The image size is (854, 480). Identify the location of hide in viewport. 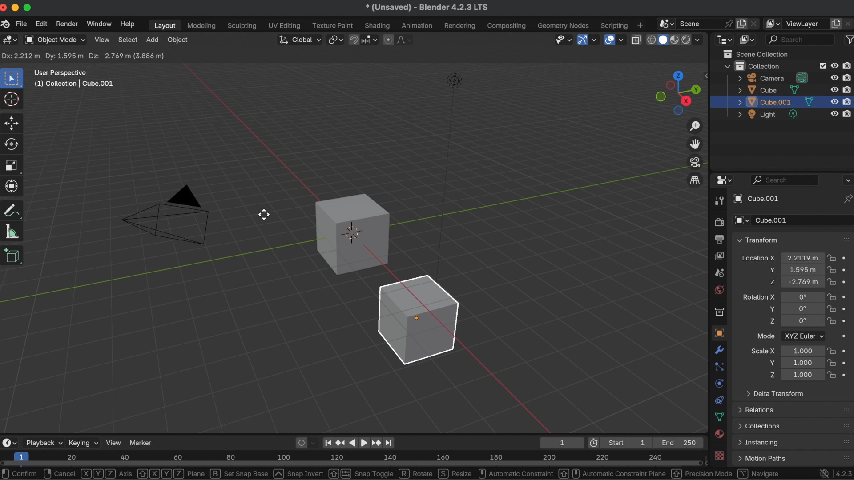
(834, 77).